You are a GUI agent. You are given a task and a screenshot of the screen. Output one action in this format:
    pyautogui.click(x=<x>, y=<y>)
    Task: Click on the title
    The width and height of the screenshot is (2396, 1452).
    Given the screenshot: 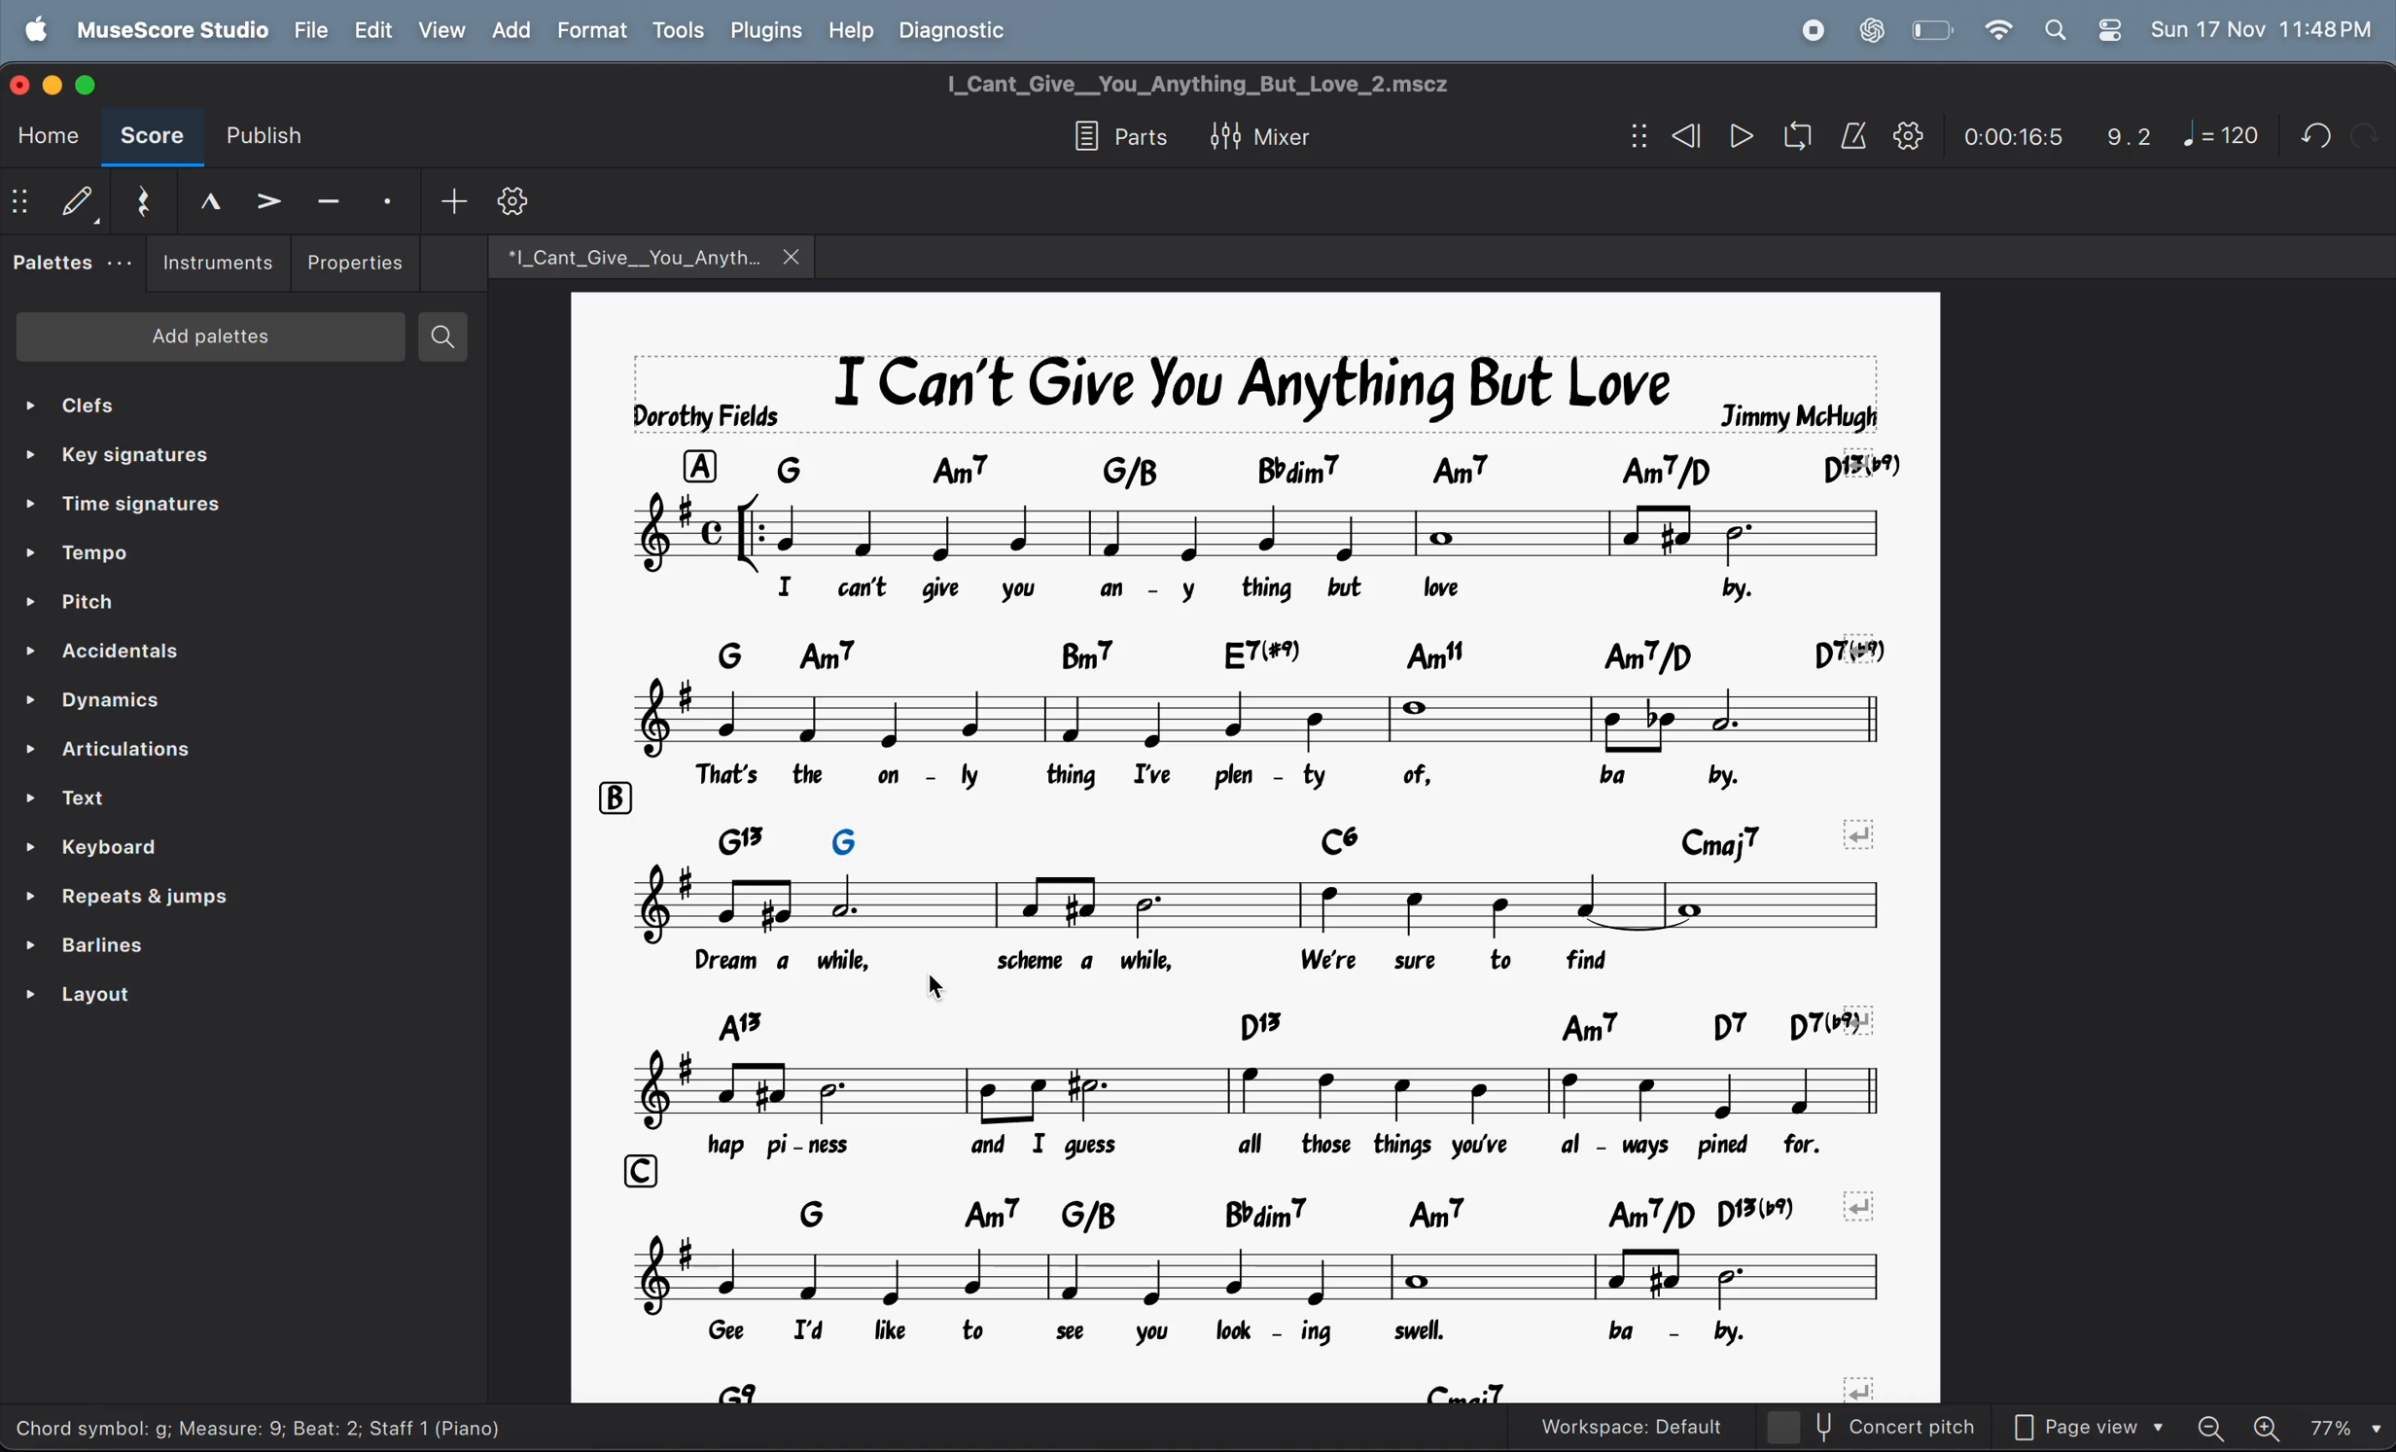 What is the action you would take?
    pyautogui.click(x=1212, y=87)
    